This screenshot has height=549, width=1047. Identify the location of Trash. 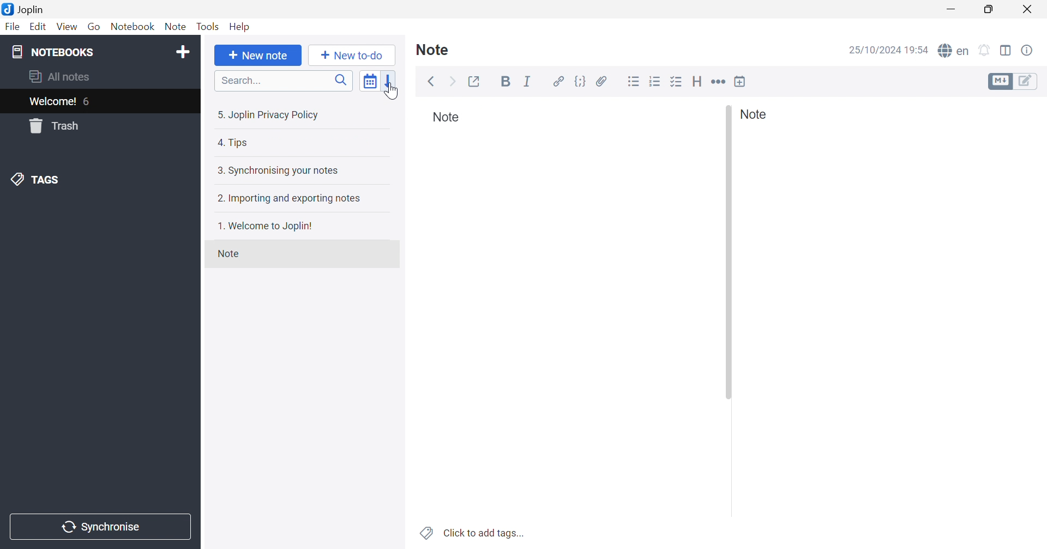
(55, 126).